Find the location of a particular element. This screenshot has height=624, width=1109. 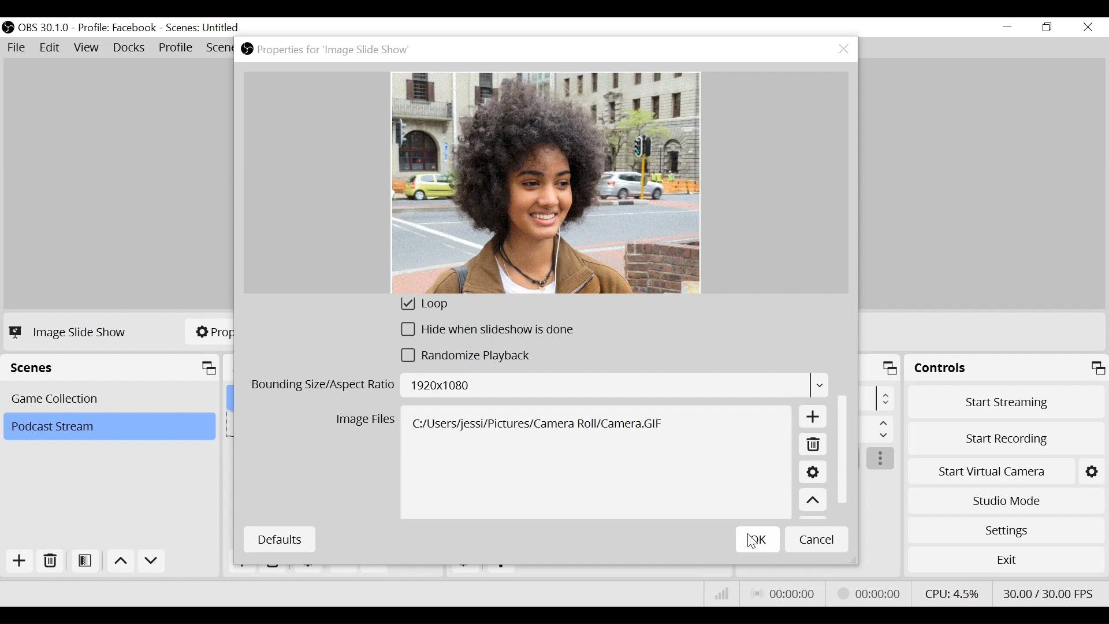

OBS Version is located at coordinates (46, 28).